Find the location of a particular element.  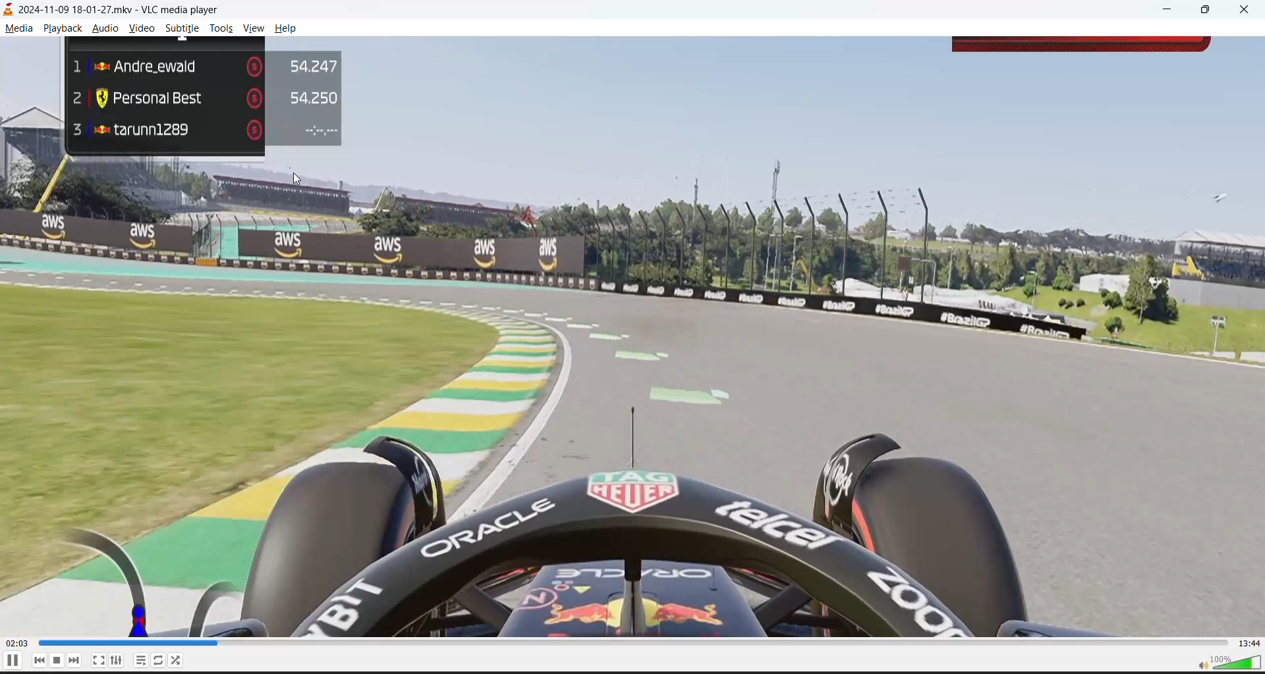

track and app name is located at coordinates (116, 8).